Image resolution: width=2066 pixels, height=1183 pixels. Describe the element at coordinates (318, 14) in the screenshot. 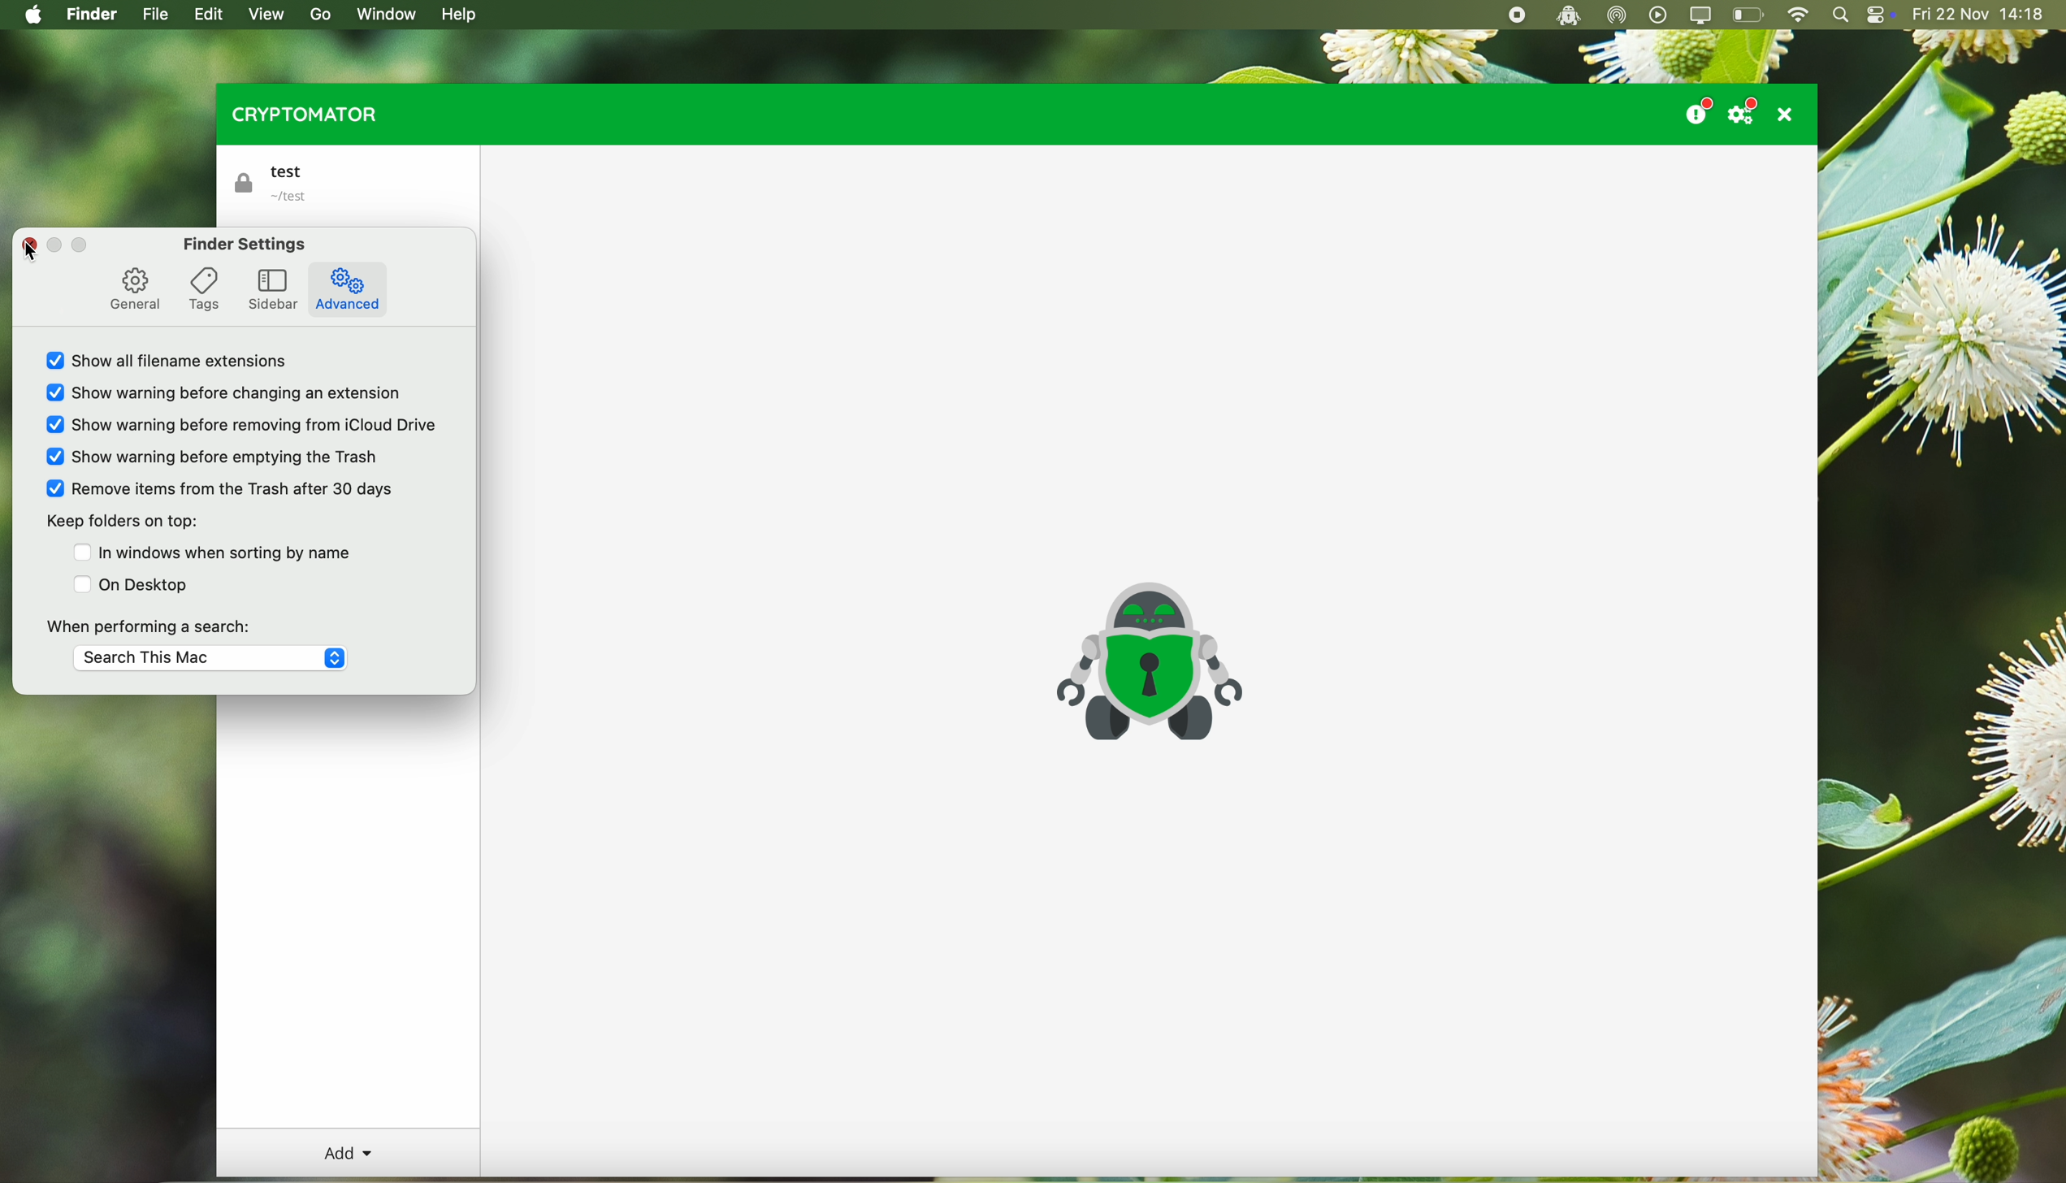

I see `go` at that location.